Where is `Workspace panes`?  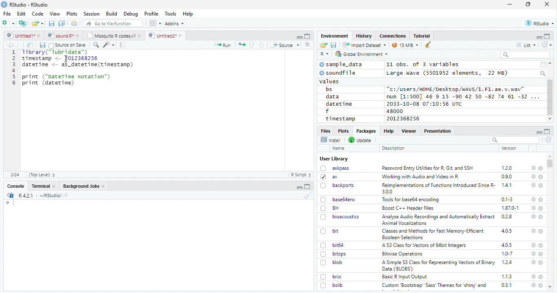
Workspace panes is located at coordinates (155, 23).